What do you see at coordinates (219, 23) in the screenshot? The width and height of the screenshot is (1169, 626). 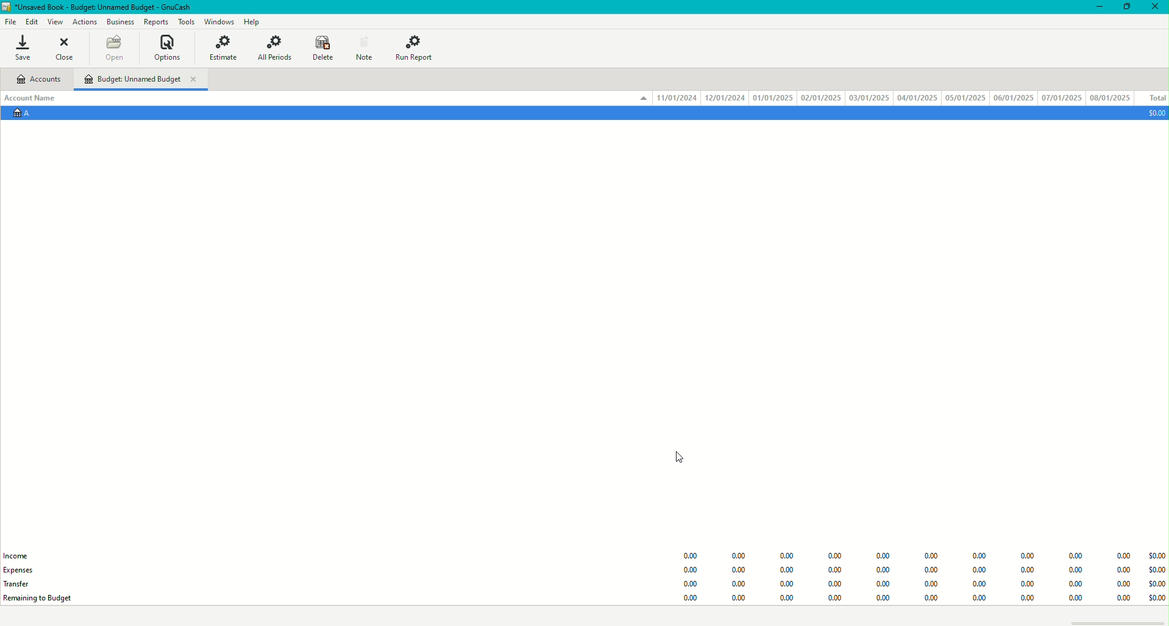 I see `Windows` at bounding box center [219, 23].